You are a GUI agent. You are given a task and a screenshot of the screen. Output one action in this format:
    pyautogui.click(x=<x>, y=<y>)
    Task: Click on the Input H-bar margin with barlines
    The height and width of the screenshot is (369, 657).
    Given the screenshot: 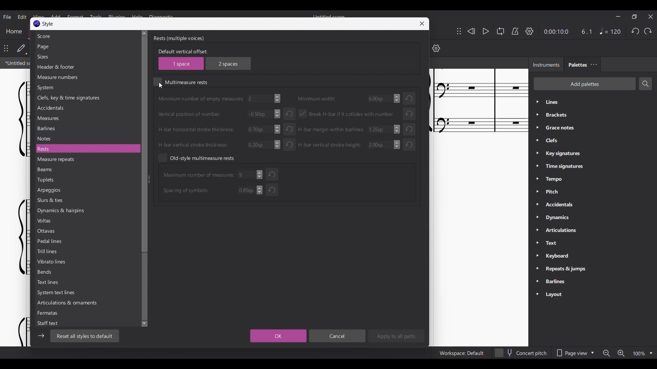 What is the action you would take?
    pyautogui.click(x=345, y=129)
    